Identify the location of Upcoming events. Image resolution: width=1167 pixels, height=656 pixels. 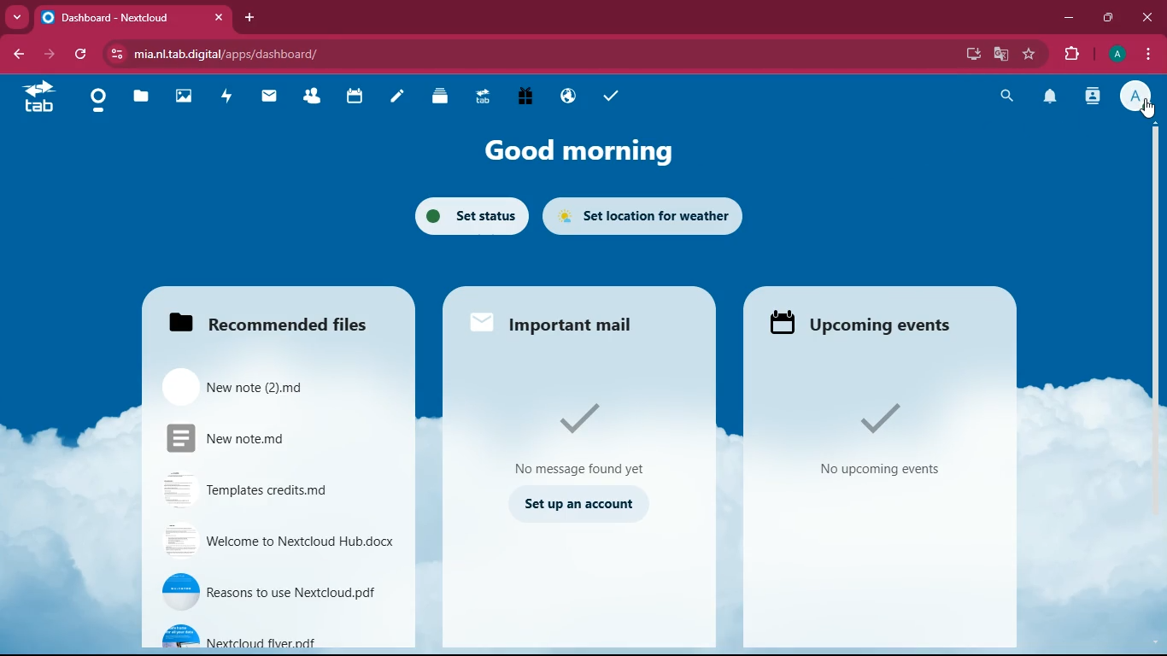
(871, 324).